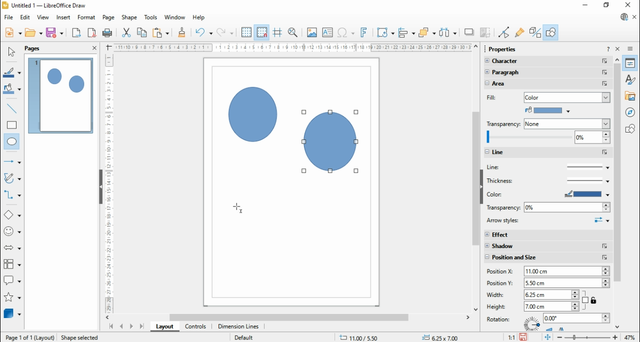  I want to click on shadow, so click(547, 246).